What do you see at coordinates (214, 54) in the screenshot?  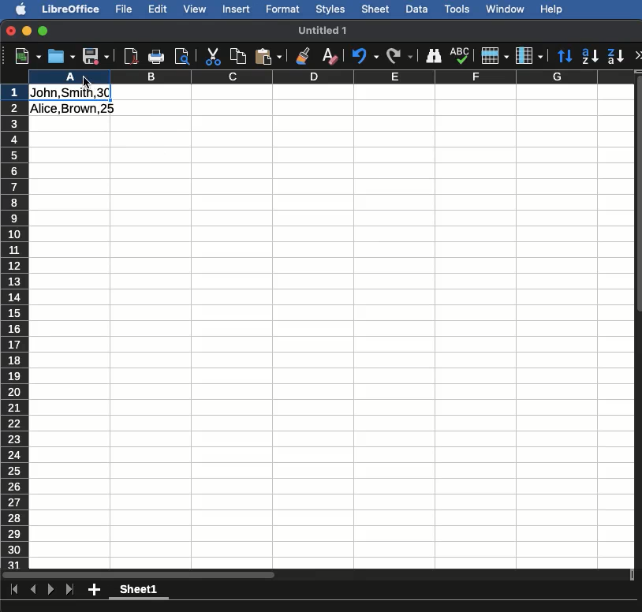 I see `Cut` at bounding box center [214, 54].